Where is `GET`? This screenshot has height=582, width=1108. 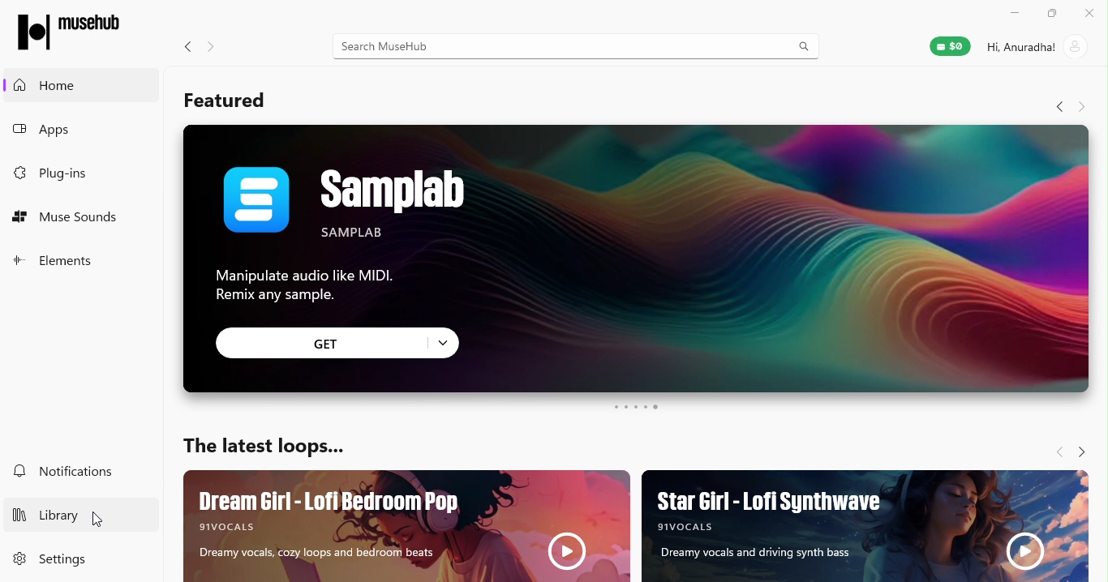 GET is located at coordinates (339, 343).